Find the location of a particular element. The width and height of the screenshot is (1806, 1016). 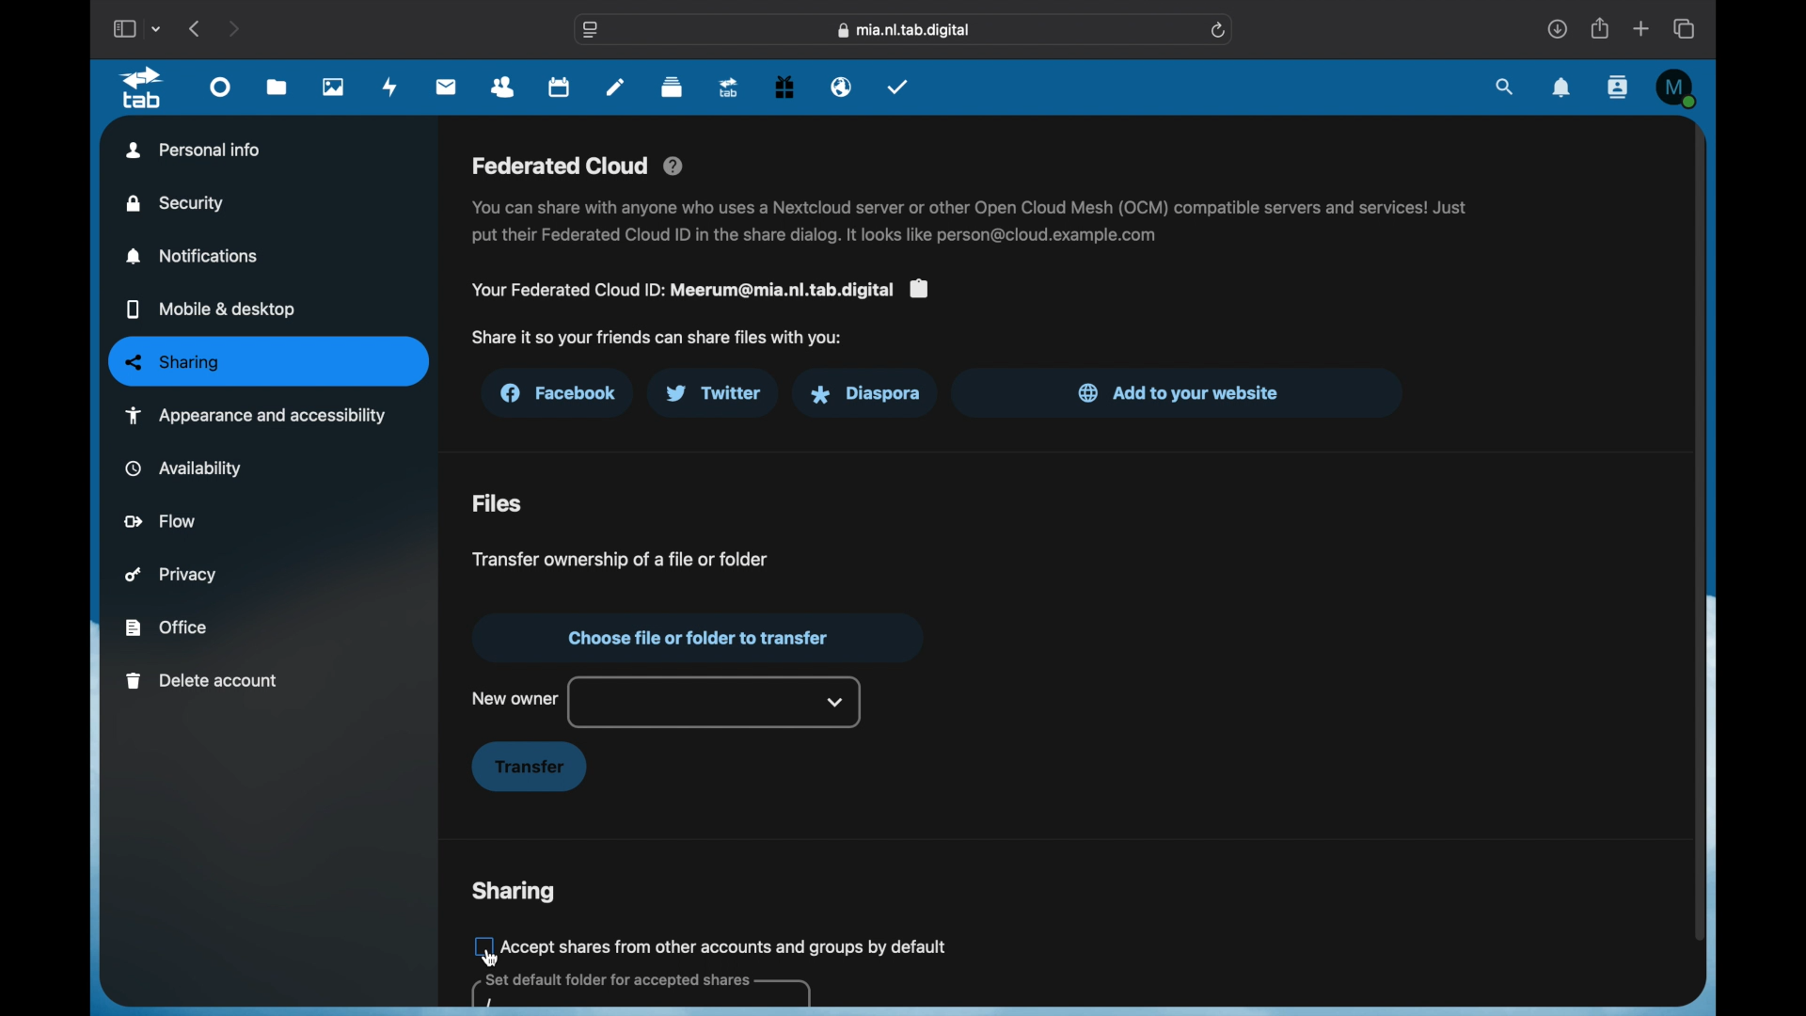

dashboard is located at coordinates (221, 92).